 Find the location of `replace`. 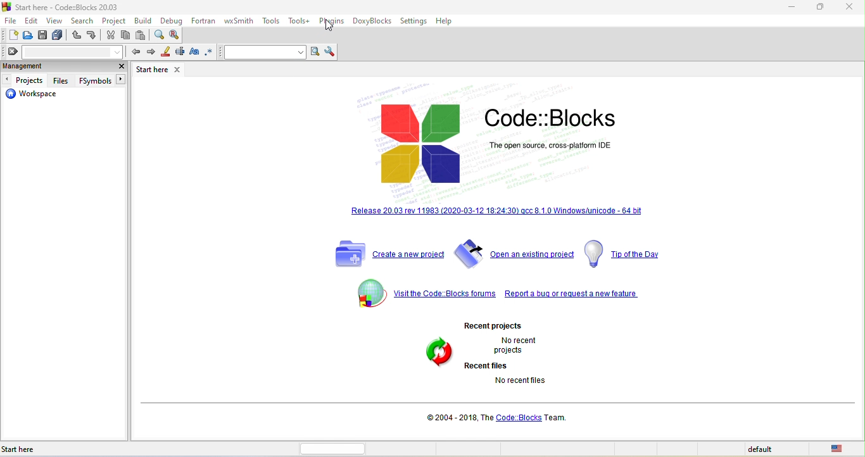

replace is located at coordinates (176, 34).